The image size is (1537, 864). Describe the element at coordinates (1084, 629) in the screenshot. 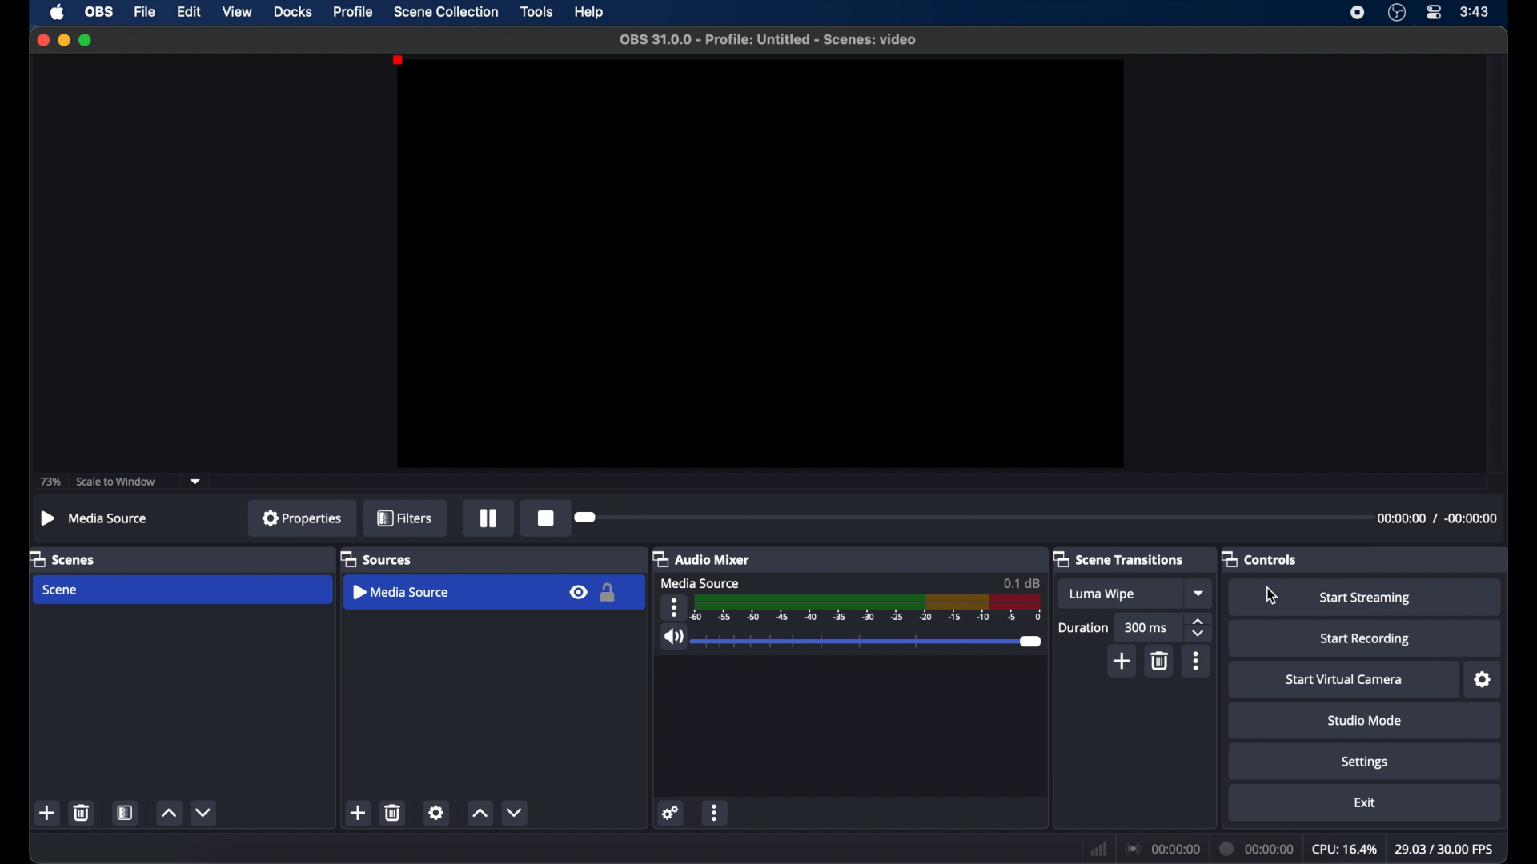

I see `duration` at that location.